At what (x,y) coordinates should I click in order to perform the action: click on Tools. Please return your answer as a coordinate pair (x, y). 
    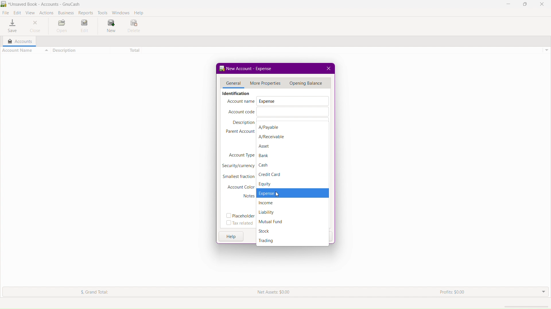
    Looking at the image, I should click on (102, 12).